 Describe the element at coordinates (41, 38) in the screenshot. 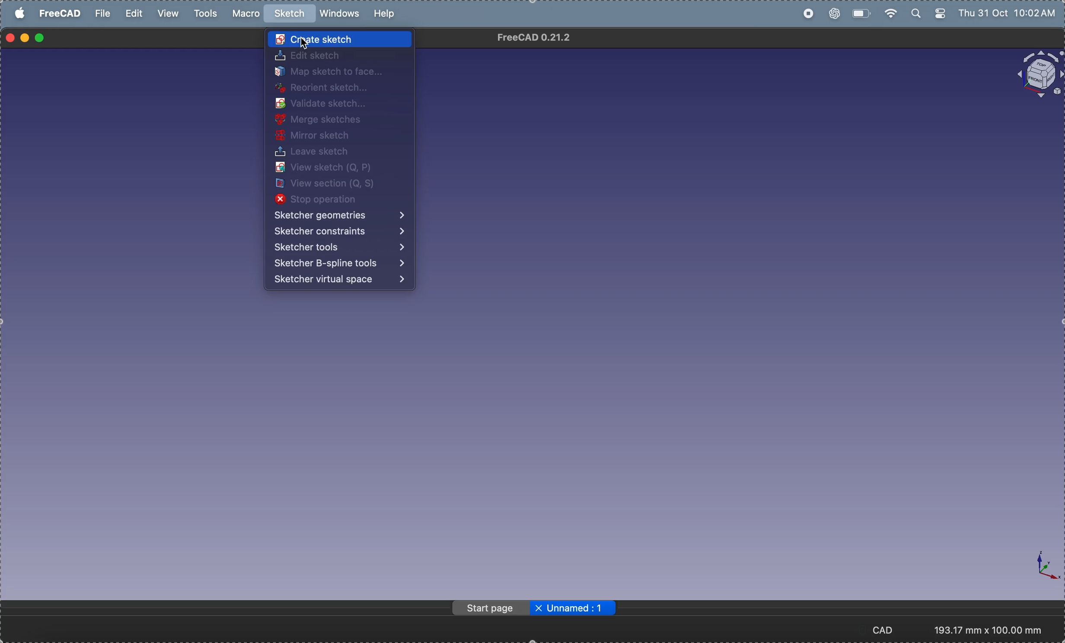

I see `maximize` at that location.